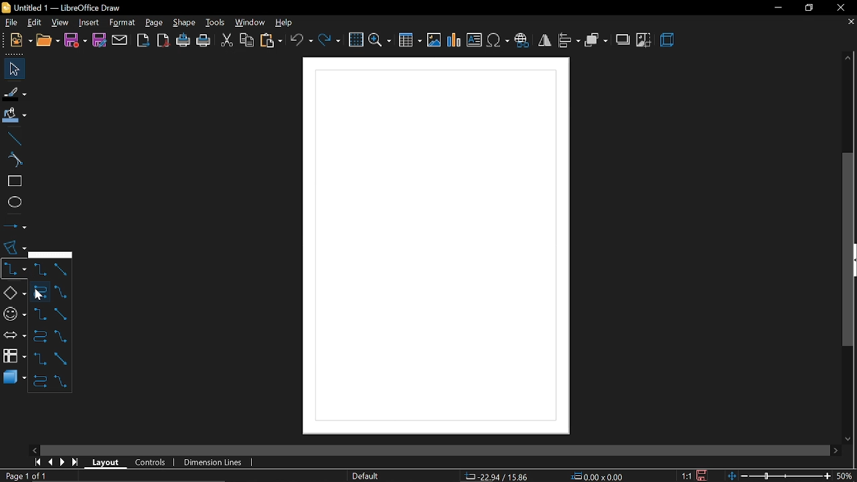 The width and height of the screenshot is (857, 482). What do you see at coordinates (13, 160) in the screenshot?
I see `curve` at bounding box center [13, 160].